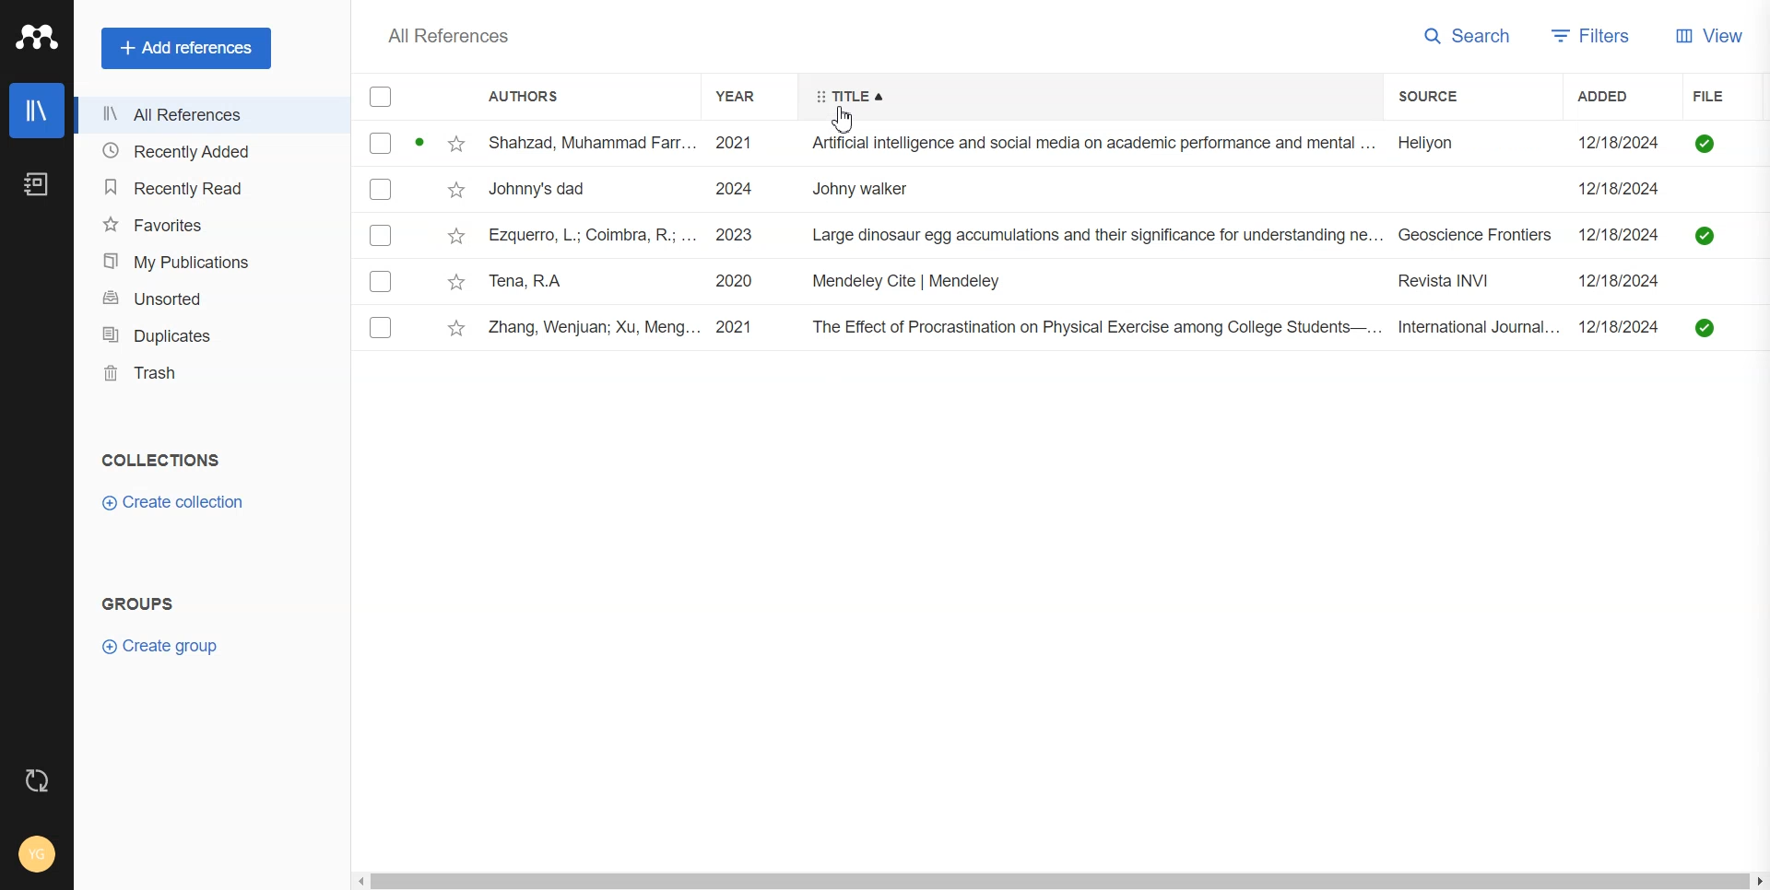 The image size is (1770, 890). Describe the element at coordinates (141, 603) in the screenshot. I see `Groups` at that location.